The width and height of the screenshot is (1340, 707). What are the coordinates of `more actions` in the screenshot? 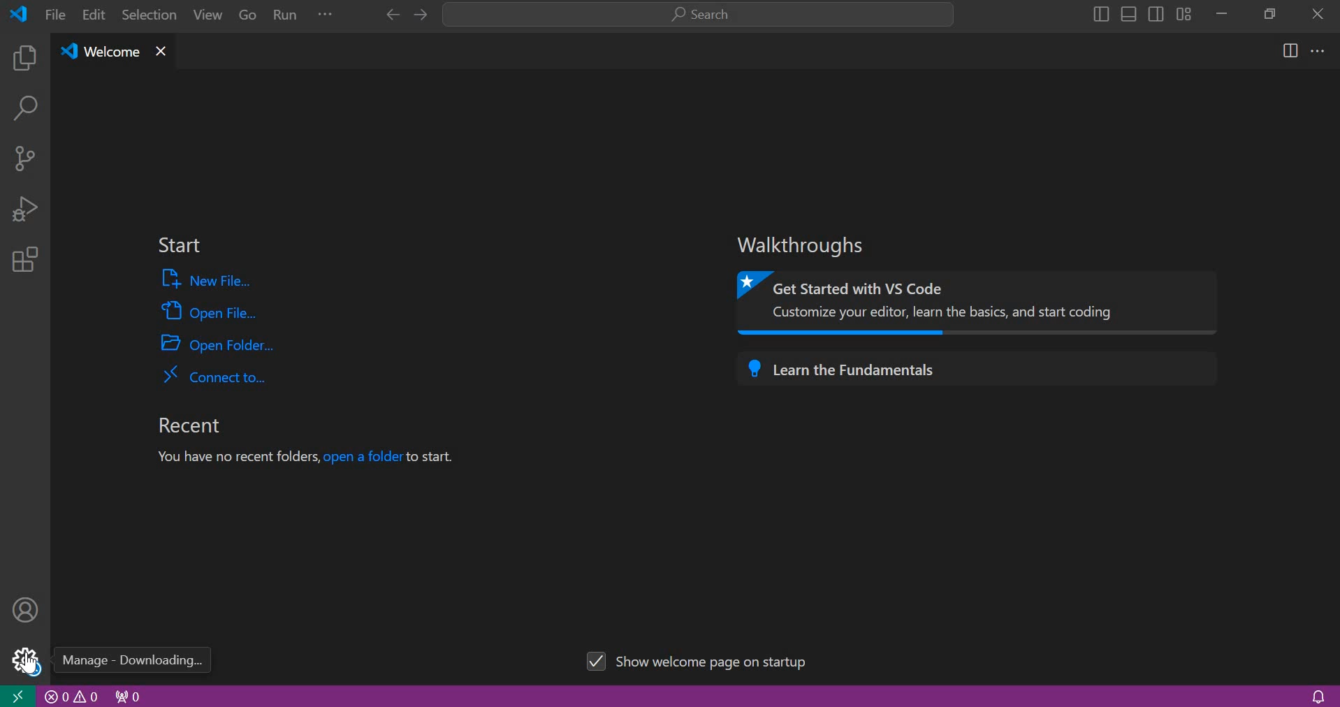 It's located at (1318, 50).